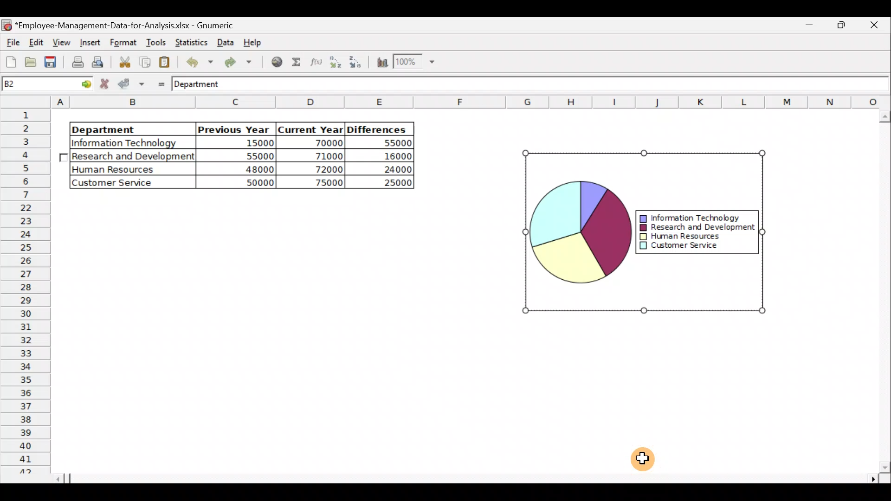 Image resolution: width=891 pixels, height=501 pixels. What do you see at coordinates (12, 40) in the screenshot?
I see `File` at bounding box center [12, 40].